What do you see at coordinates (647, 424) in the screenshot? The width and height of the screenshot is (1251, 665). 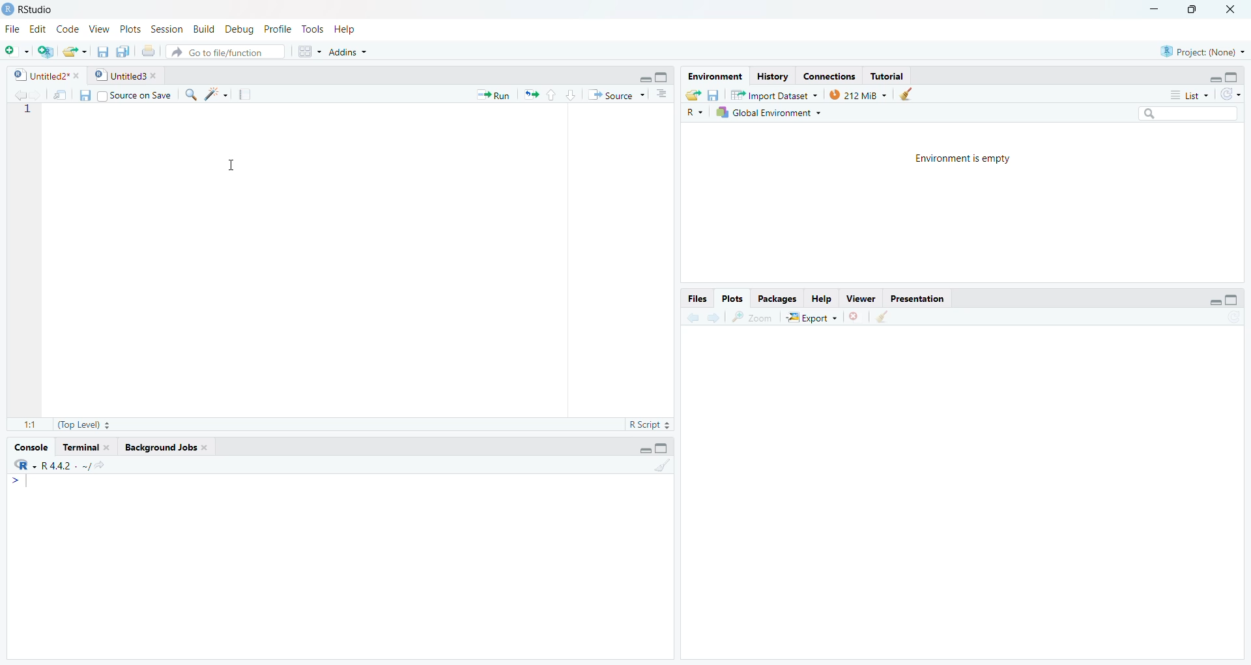 I see `R SCRIPT` at bounding box center [647, 424].